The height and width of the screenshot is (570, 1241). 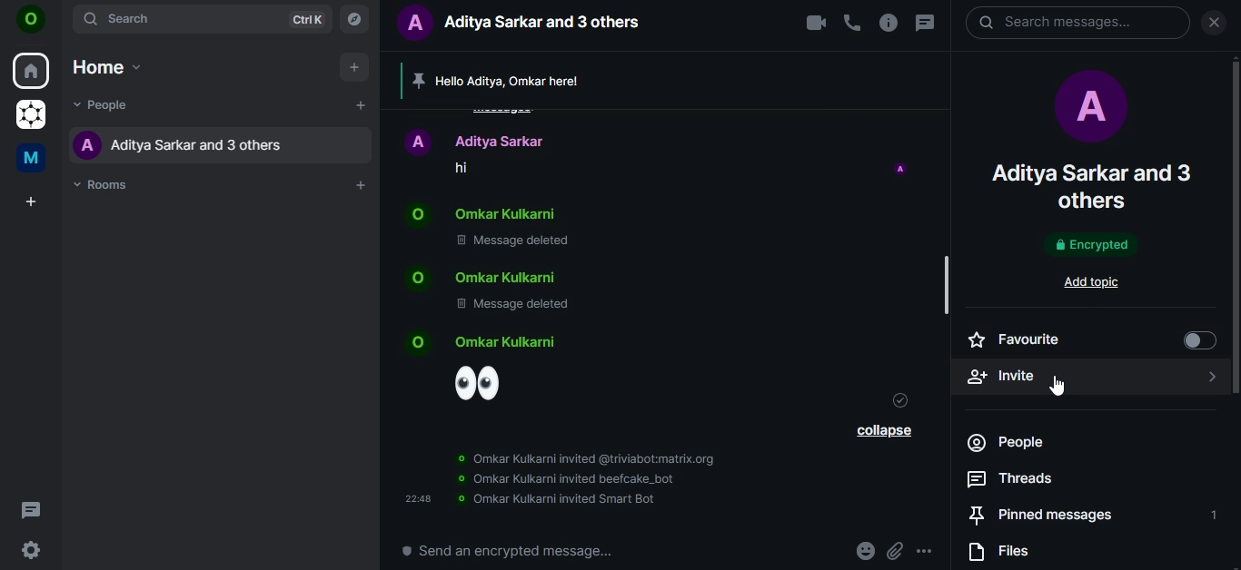 I want to click on voice call, so click(x=852, y=24).